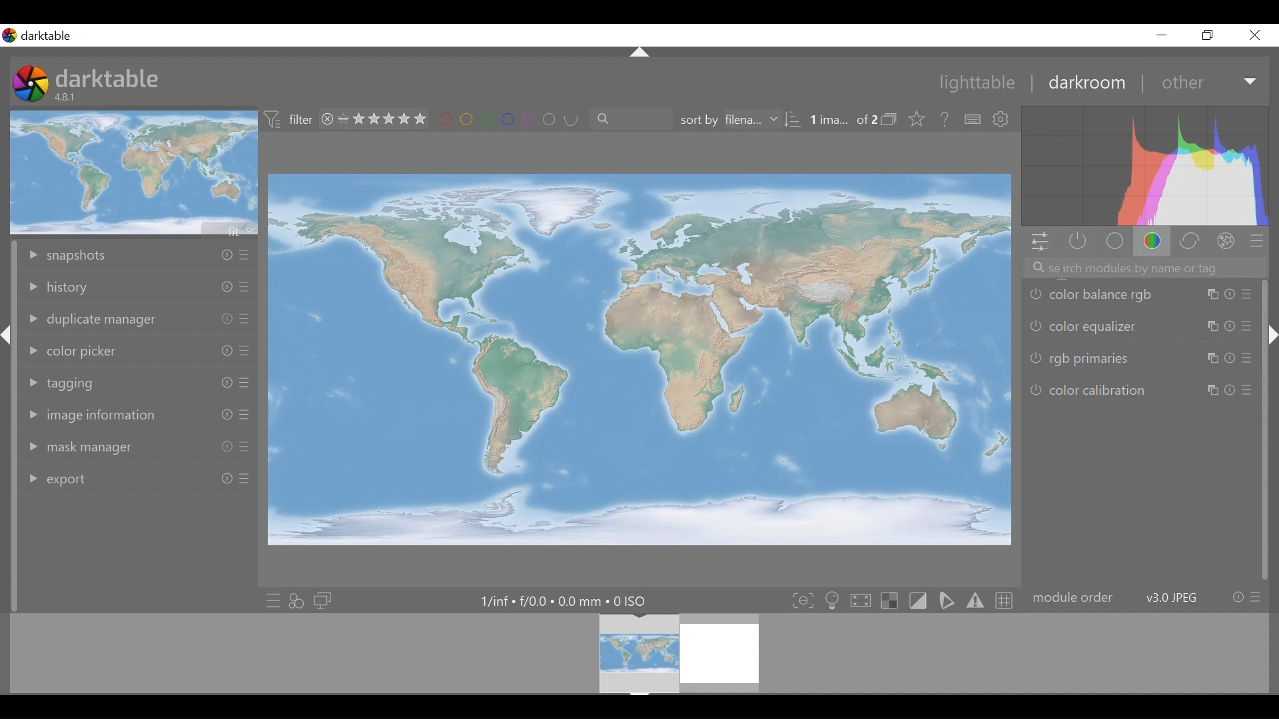 The image size is (1279, 719). Describe the element at coordinates (11, 488) in the screenshot. I see `vertical scroll bar` at that location.